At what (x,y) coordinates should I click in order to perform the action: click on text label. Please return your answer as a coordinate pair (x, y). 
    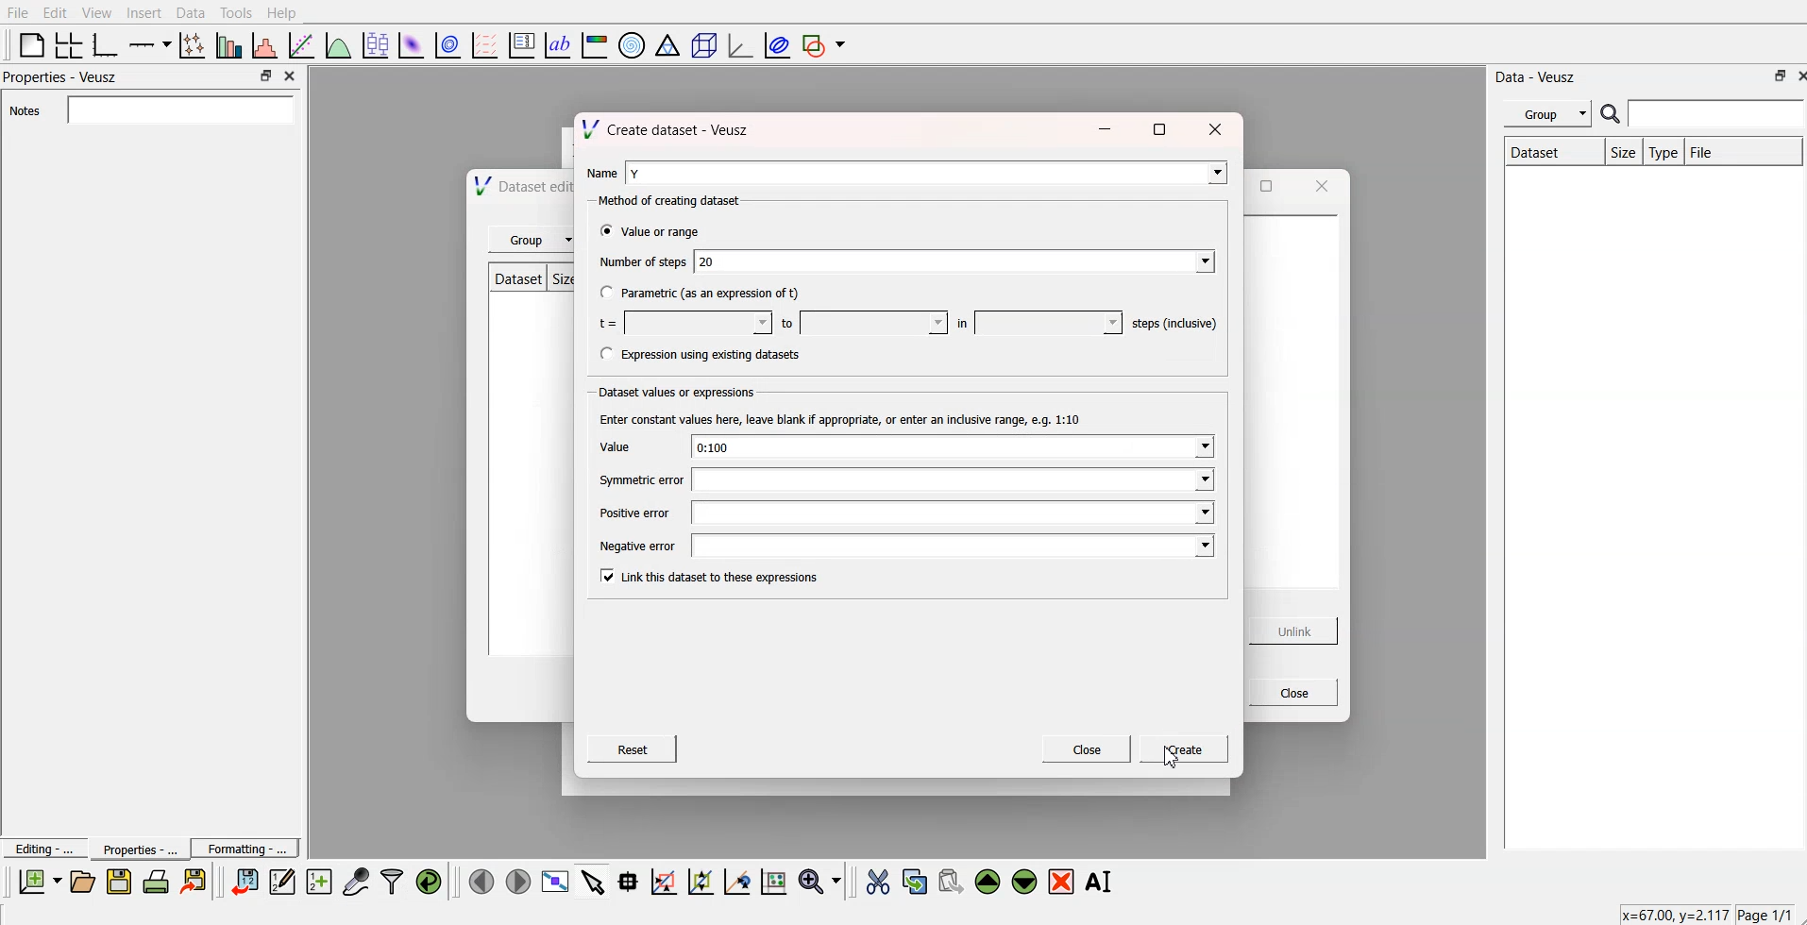
    Looking at the image, I should click on (558, 45).